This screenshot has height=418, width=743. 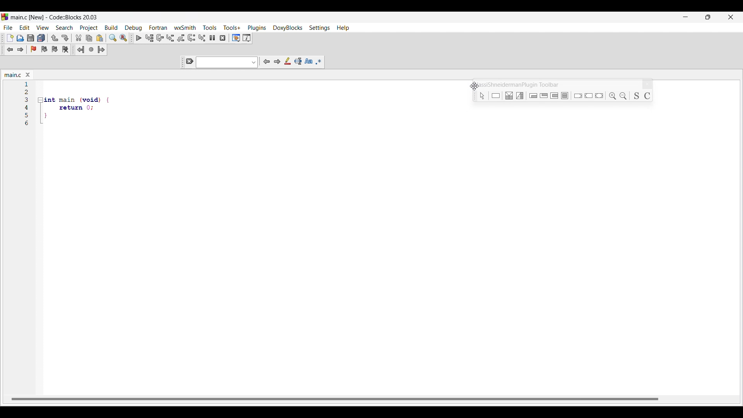 I want to click on New file, so click(x=10, y=38).